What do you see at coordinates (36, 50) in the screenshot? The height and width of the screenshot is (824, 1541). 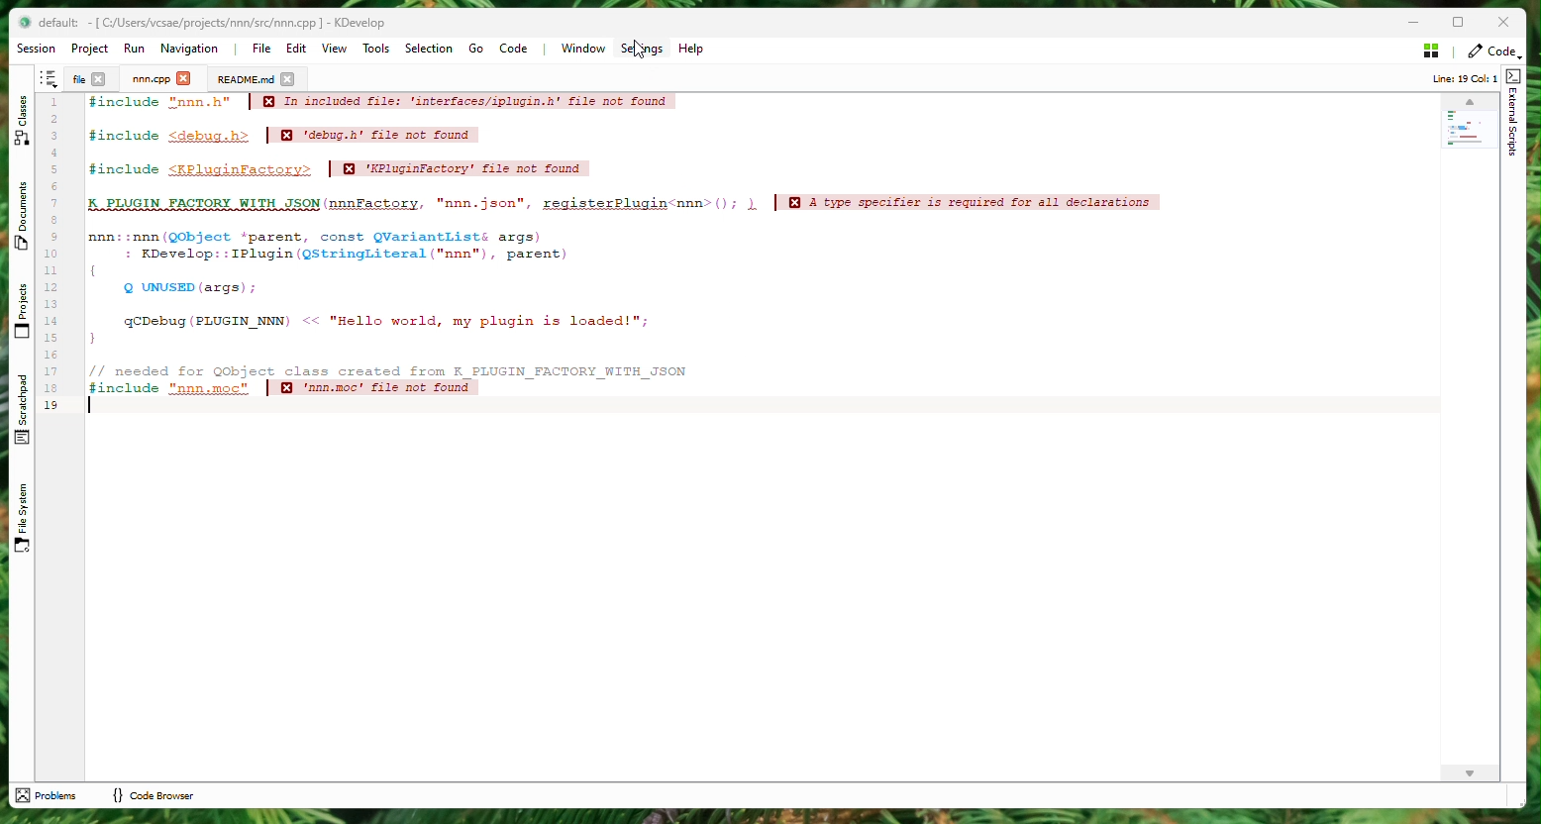 I see `Session` at bounding box center [36, 50].